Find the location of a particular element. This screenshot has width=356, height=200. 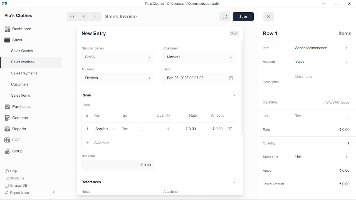

Reports is located at coordinates (17, 129).